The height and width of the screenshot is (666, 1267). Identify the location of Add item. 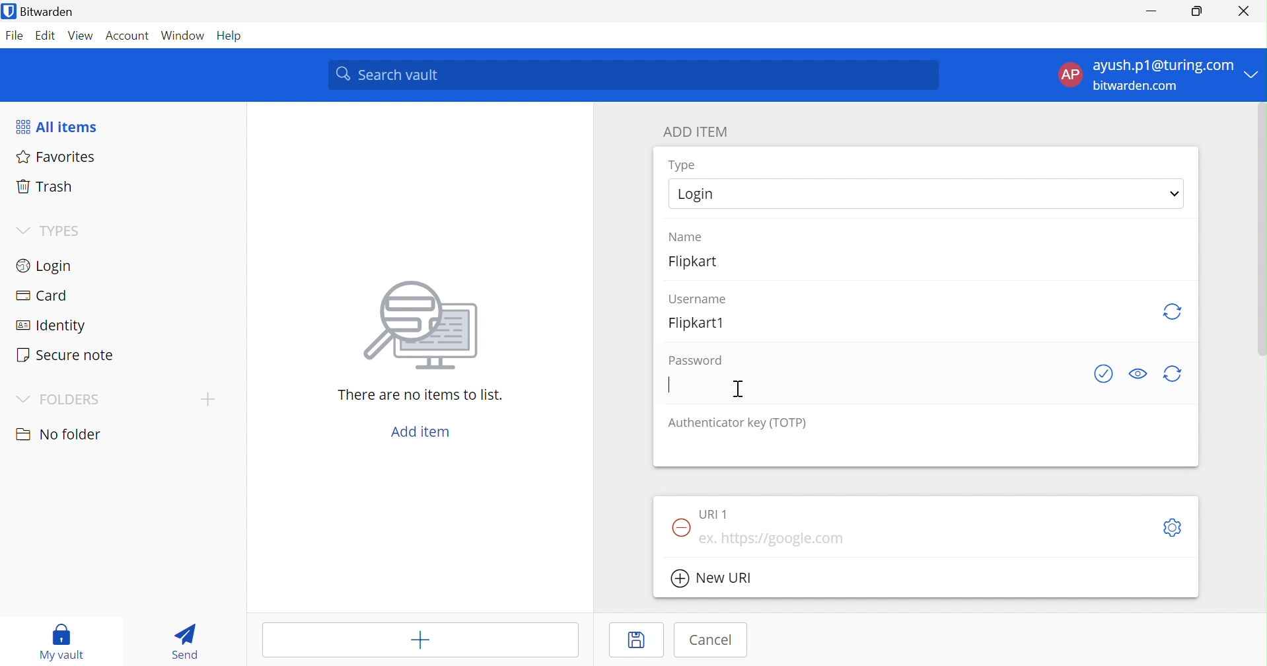
(420, 641).